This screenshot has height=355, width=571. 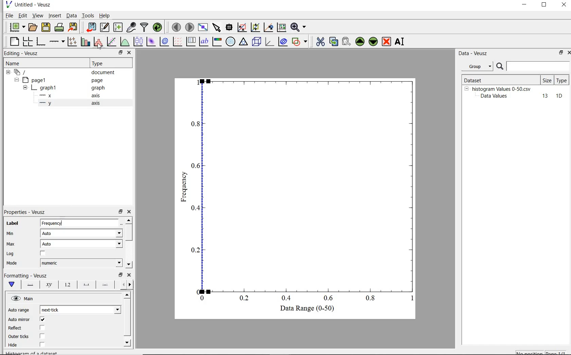 I want to click on checkbox, so click(x=42, y=345).